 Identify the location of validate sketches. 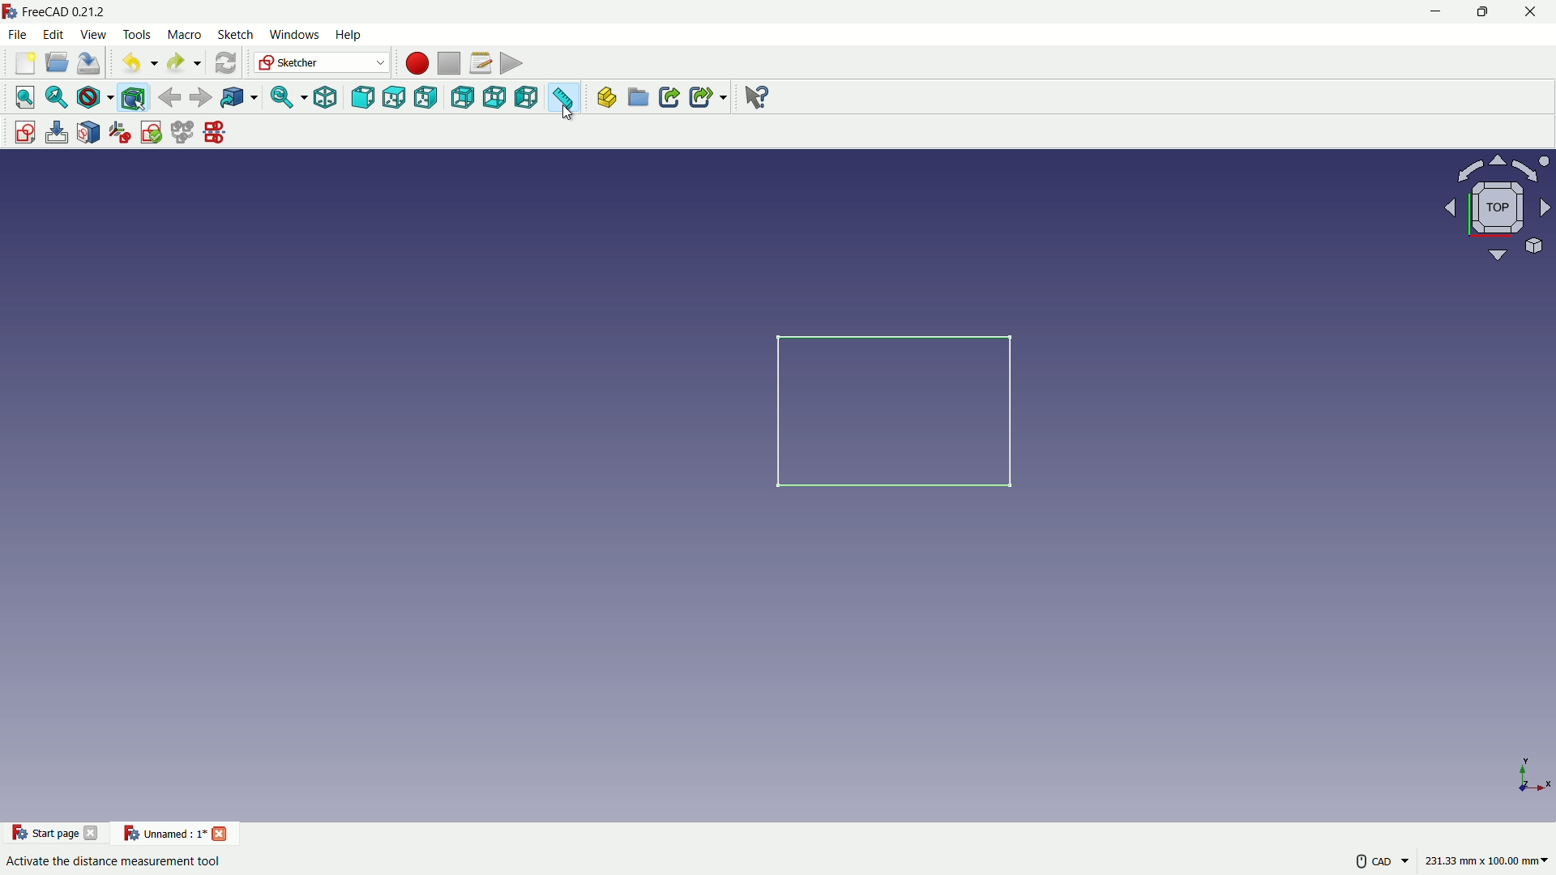
(152, 133).